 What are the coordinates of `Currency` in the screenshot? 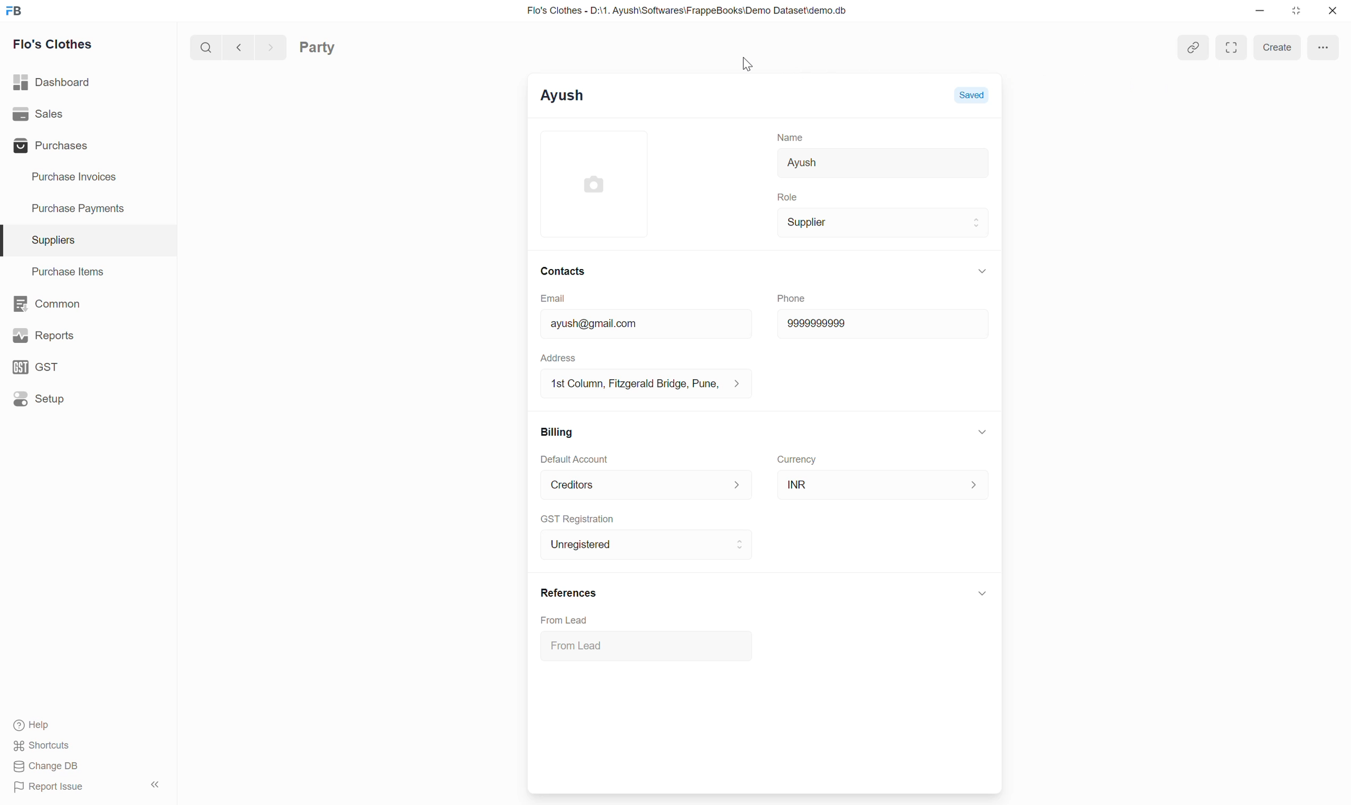 It's located at (797, 460).